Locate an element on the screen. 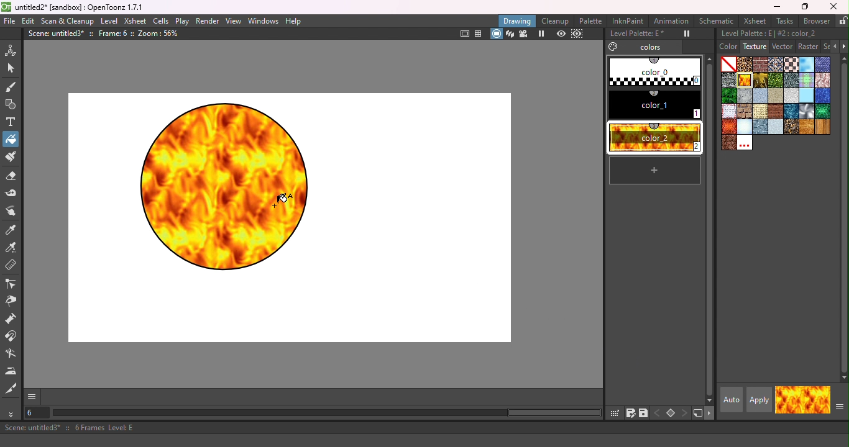  Colors is located at coordinates (643, 47).